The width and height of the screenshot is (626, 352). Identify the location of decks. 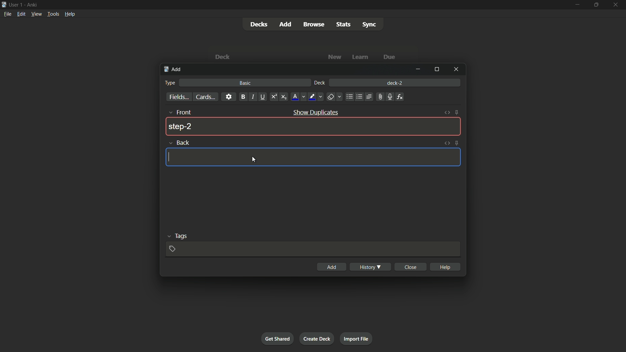
(258, 24).